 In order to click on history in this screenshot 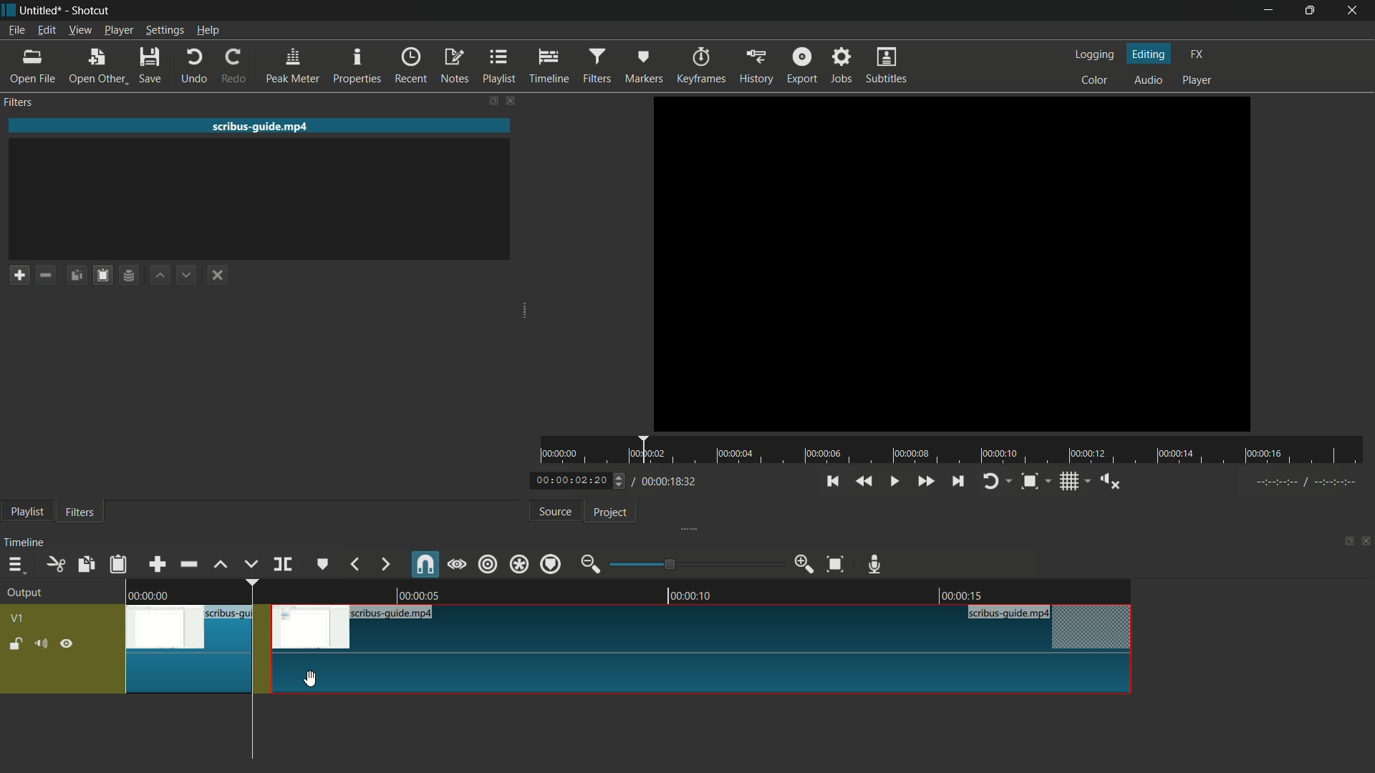, I will do `click(756, 67)`.